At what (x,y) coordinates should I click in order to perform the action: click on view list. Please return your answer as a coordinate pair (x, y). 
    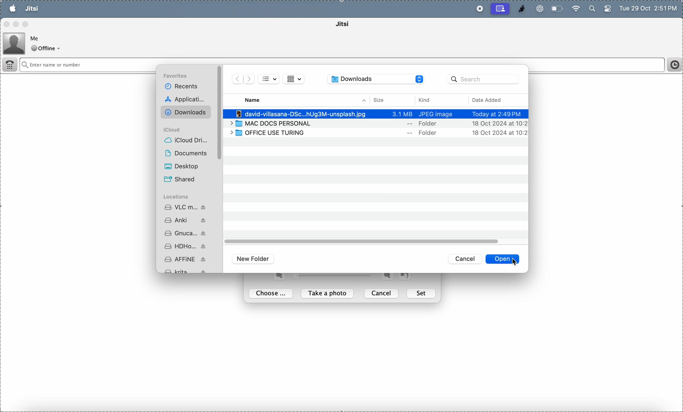
    Looking at the image, I should click on (293, 79).